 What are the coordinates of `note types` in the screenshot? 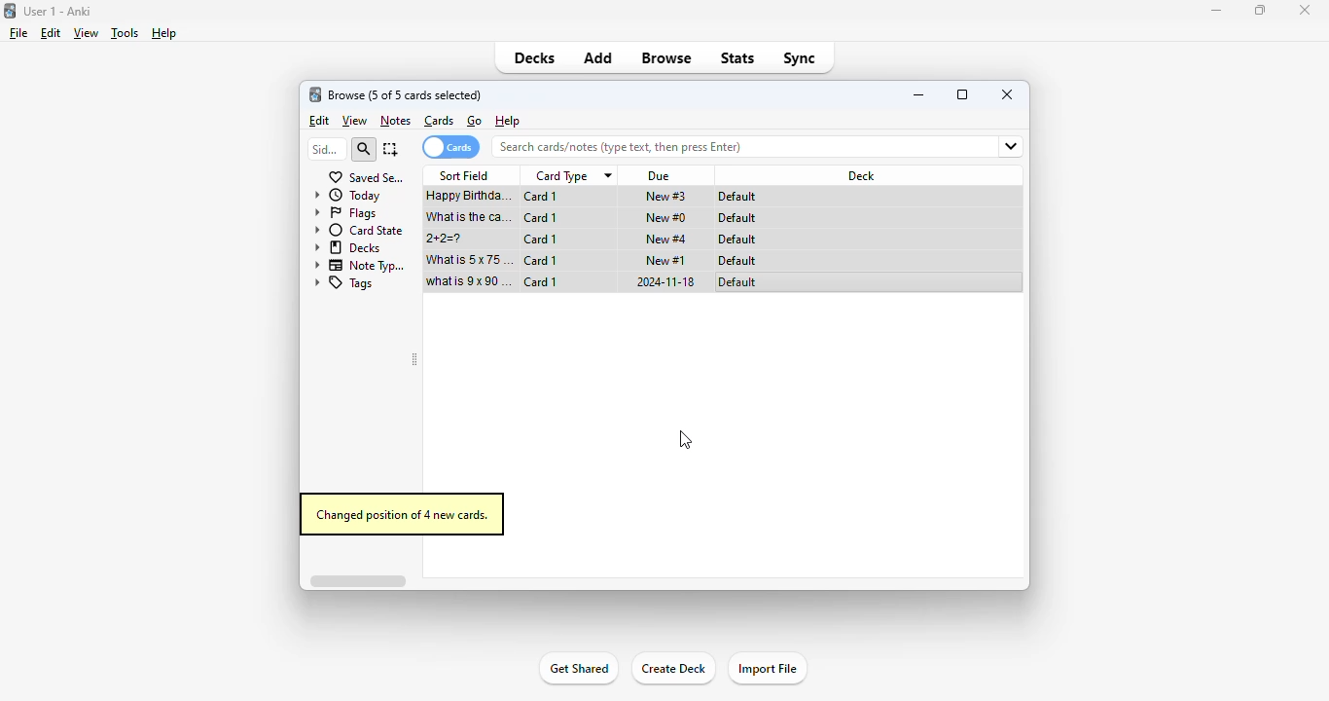 It's located at (361, 266).